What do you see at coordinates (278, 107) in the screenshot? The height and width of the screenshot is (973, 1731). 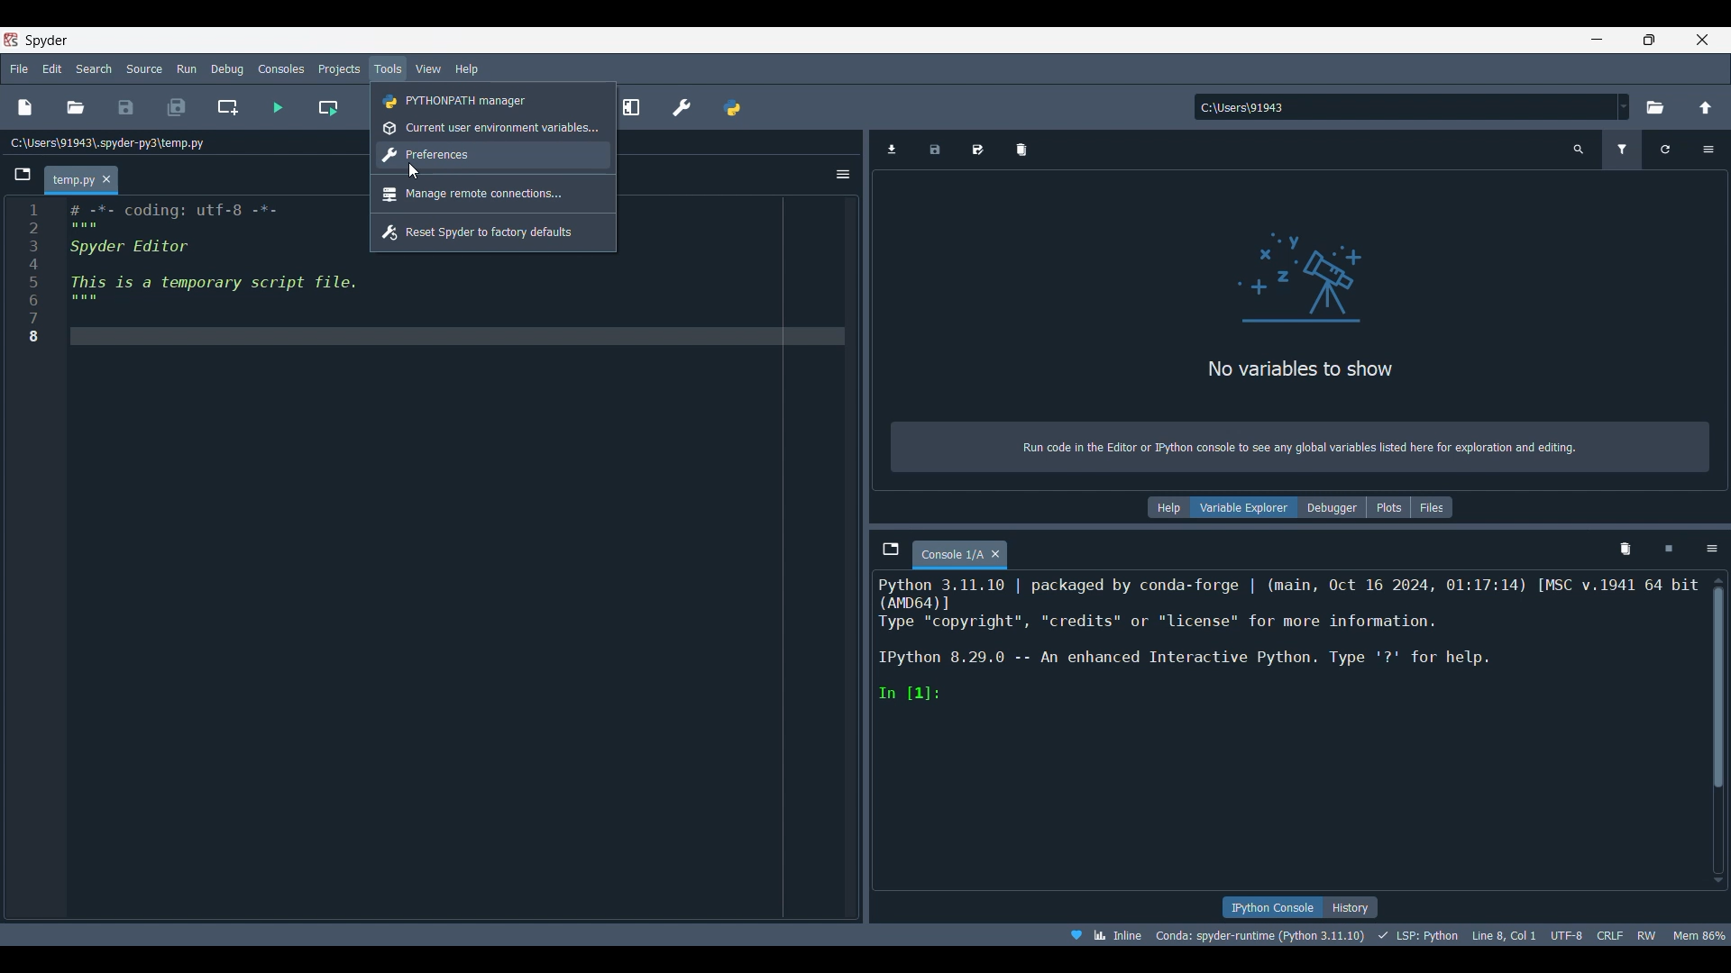 I see `Run file` at bounding box center [278, 107].